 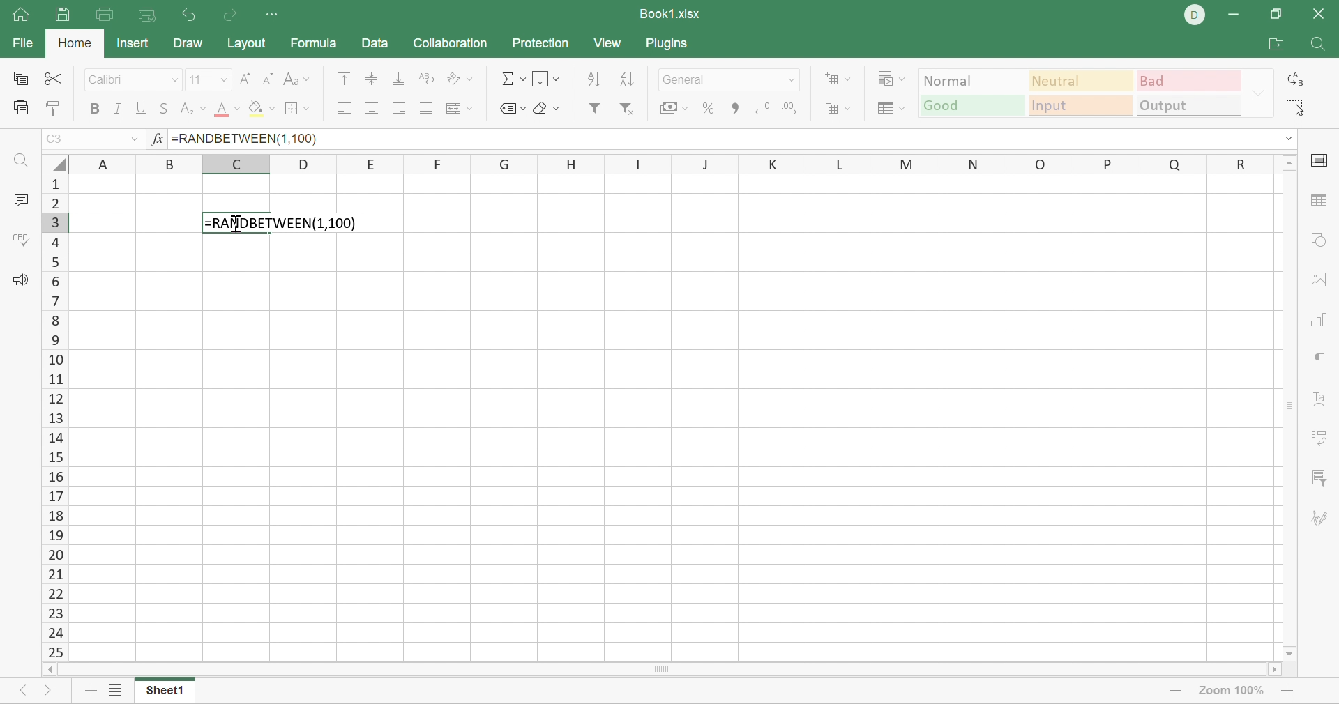 What do you see at coordinates (341, 108) in the screenshot?
I see `Align Left` at bounding box center [341, 108].